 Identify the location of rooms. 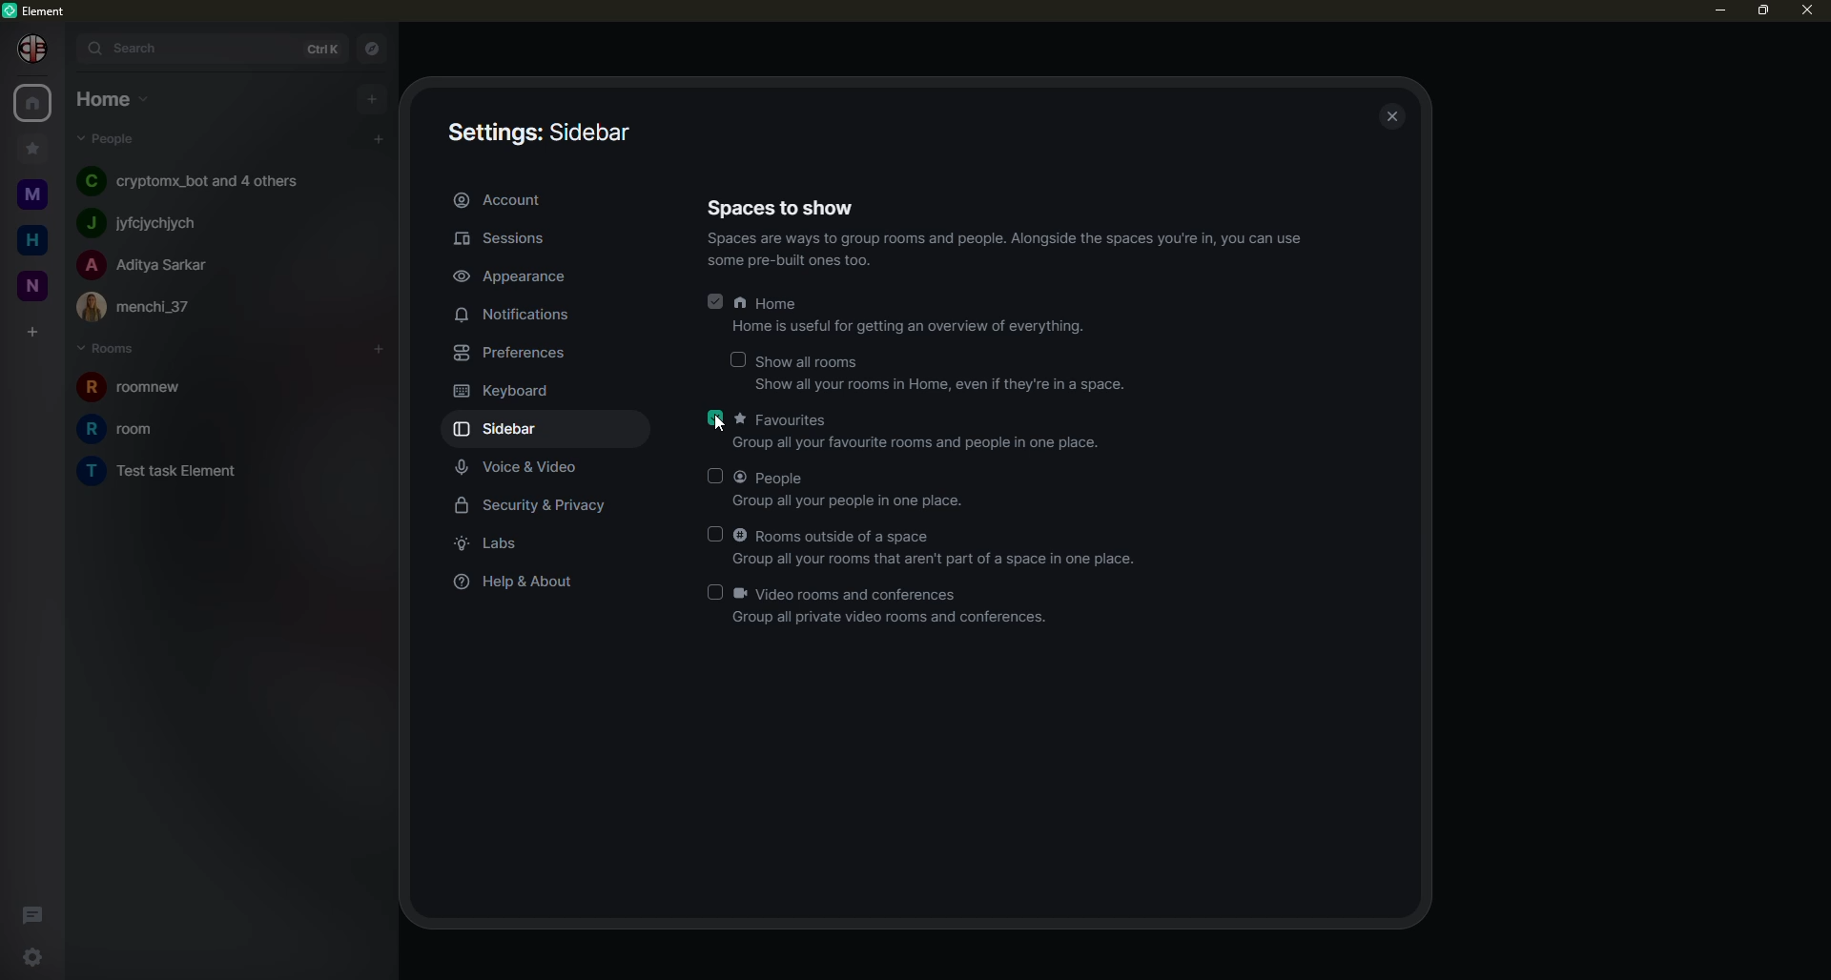
(110, 349).